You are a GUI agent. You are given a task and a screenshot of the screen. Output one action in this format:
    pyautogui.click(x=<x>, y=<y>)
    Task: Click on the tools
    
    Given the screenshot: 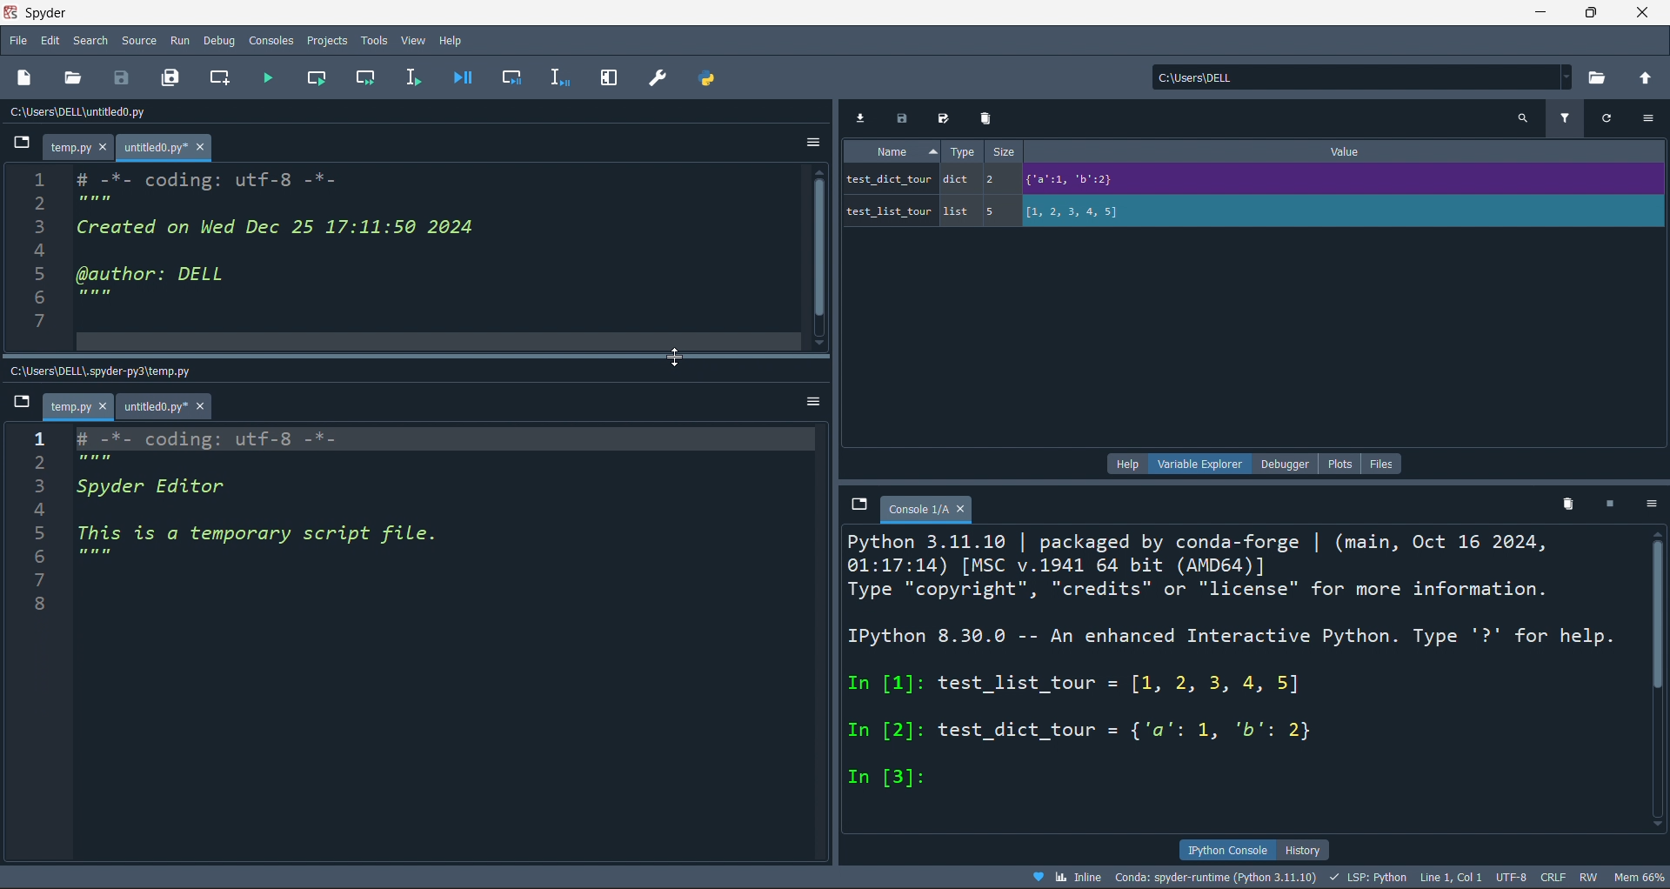 What is the action you would take?
    pyautogui.click(x=373, y=39)
    